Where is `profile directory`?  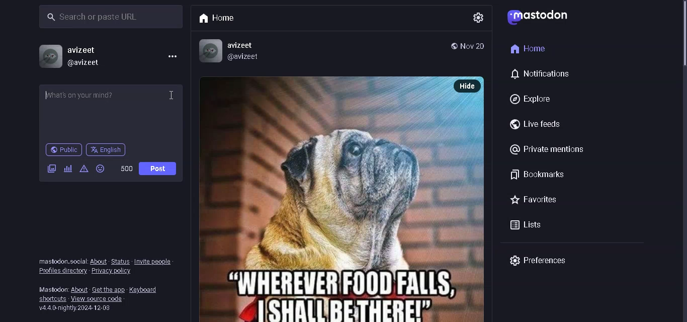
profile directory is located at coordinates (62, 272).